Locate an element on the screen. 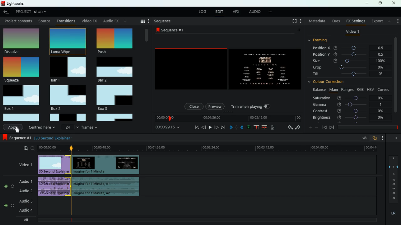 The image size is (401, 225). curves is located at coordinates (384, 89).